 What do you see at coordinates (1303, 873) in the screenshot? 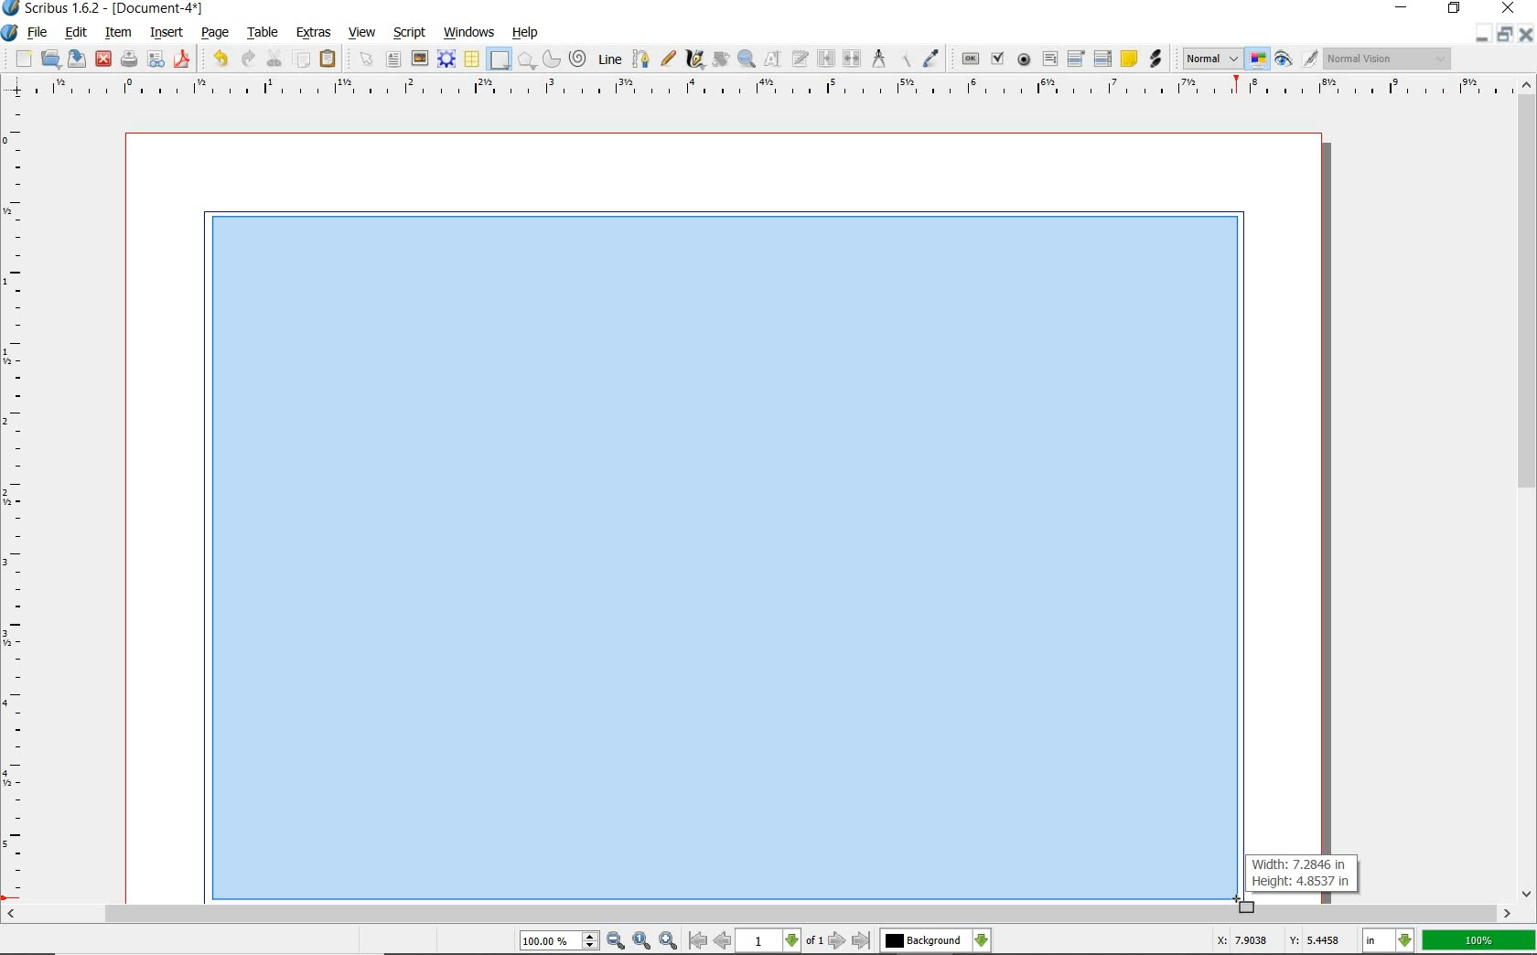
I see `Width: 7.2846 in Height: 4.8537 in` at bounding box center [1303, 873].